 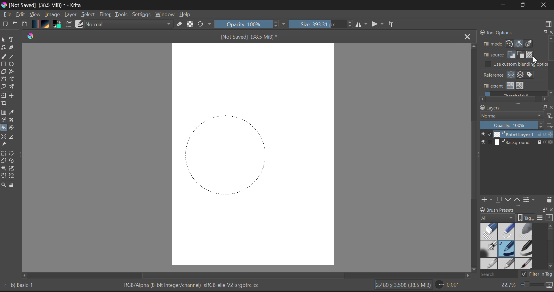 I want to click on Gradient Fill, so click(x=4, y=113).